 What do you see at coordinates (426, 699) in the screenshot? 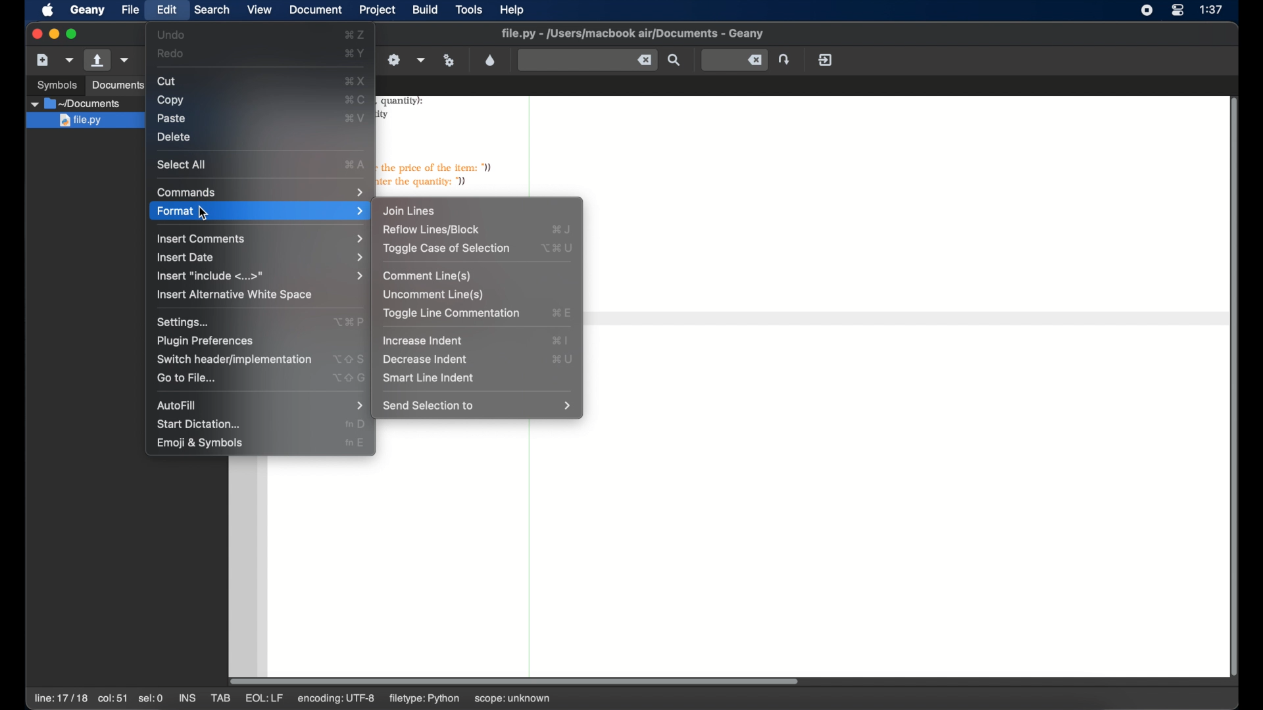
I see `filetype: python` at bounding box center [426, 699].